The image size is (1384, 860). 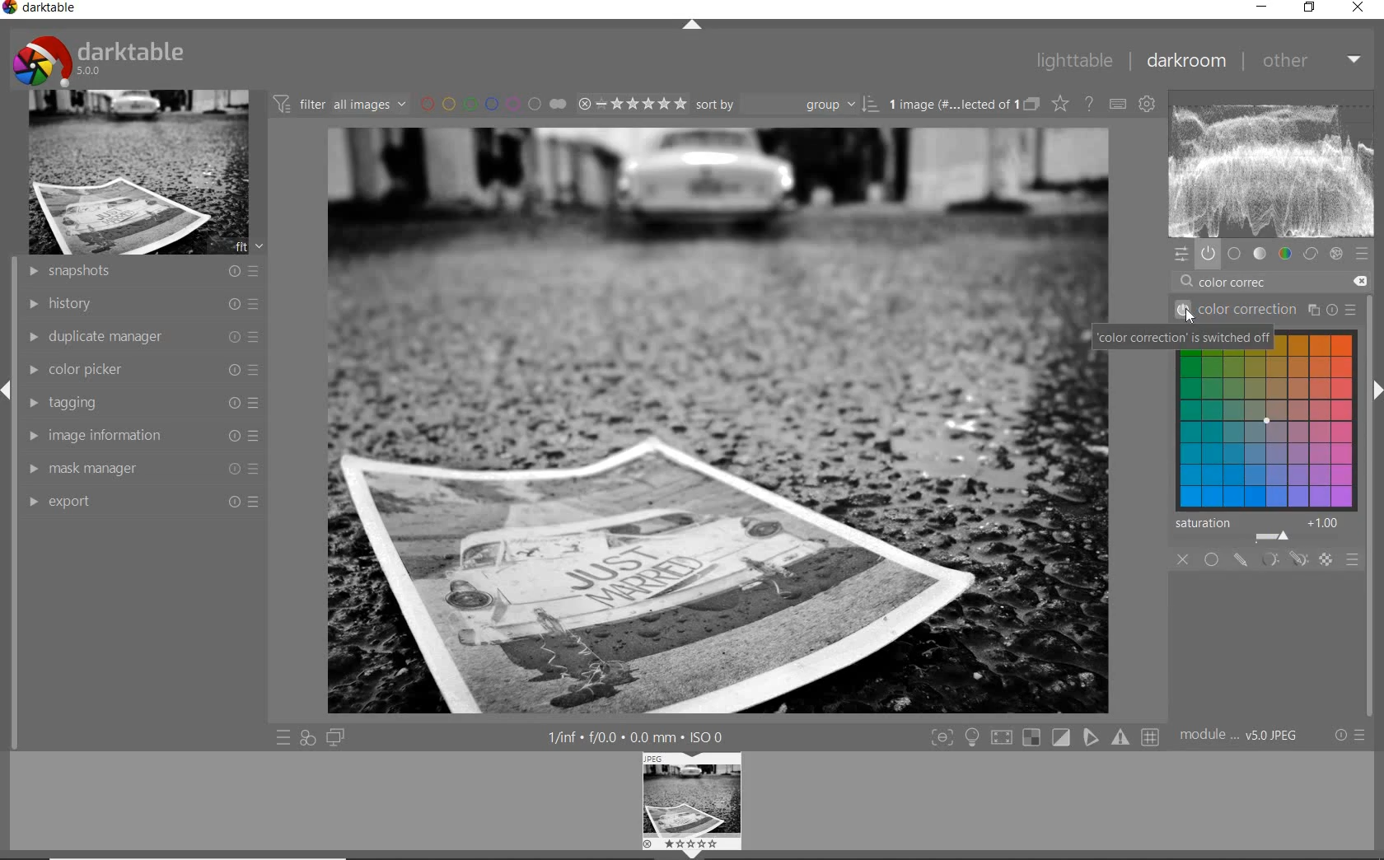 I want to click on scollbar, so click(x=1373, y=330).